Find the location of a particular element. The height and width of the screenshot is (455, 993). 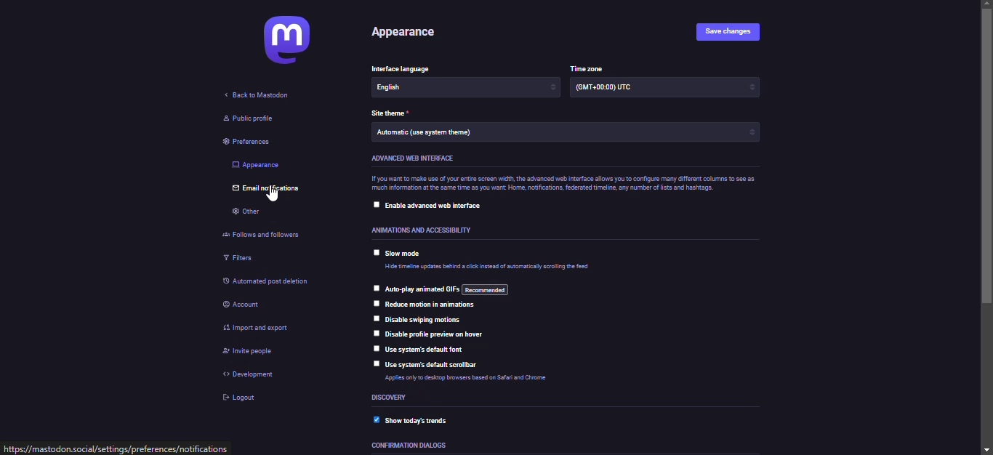

reduce motion in animations is located at coordinates (432, 306).